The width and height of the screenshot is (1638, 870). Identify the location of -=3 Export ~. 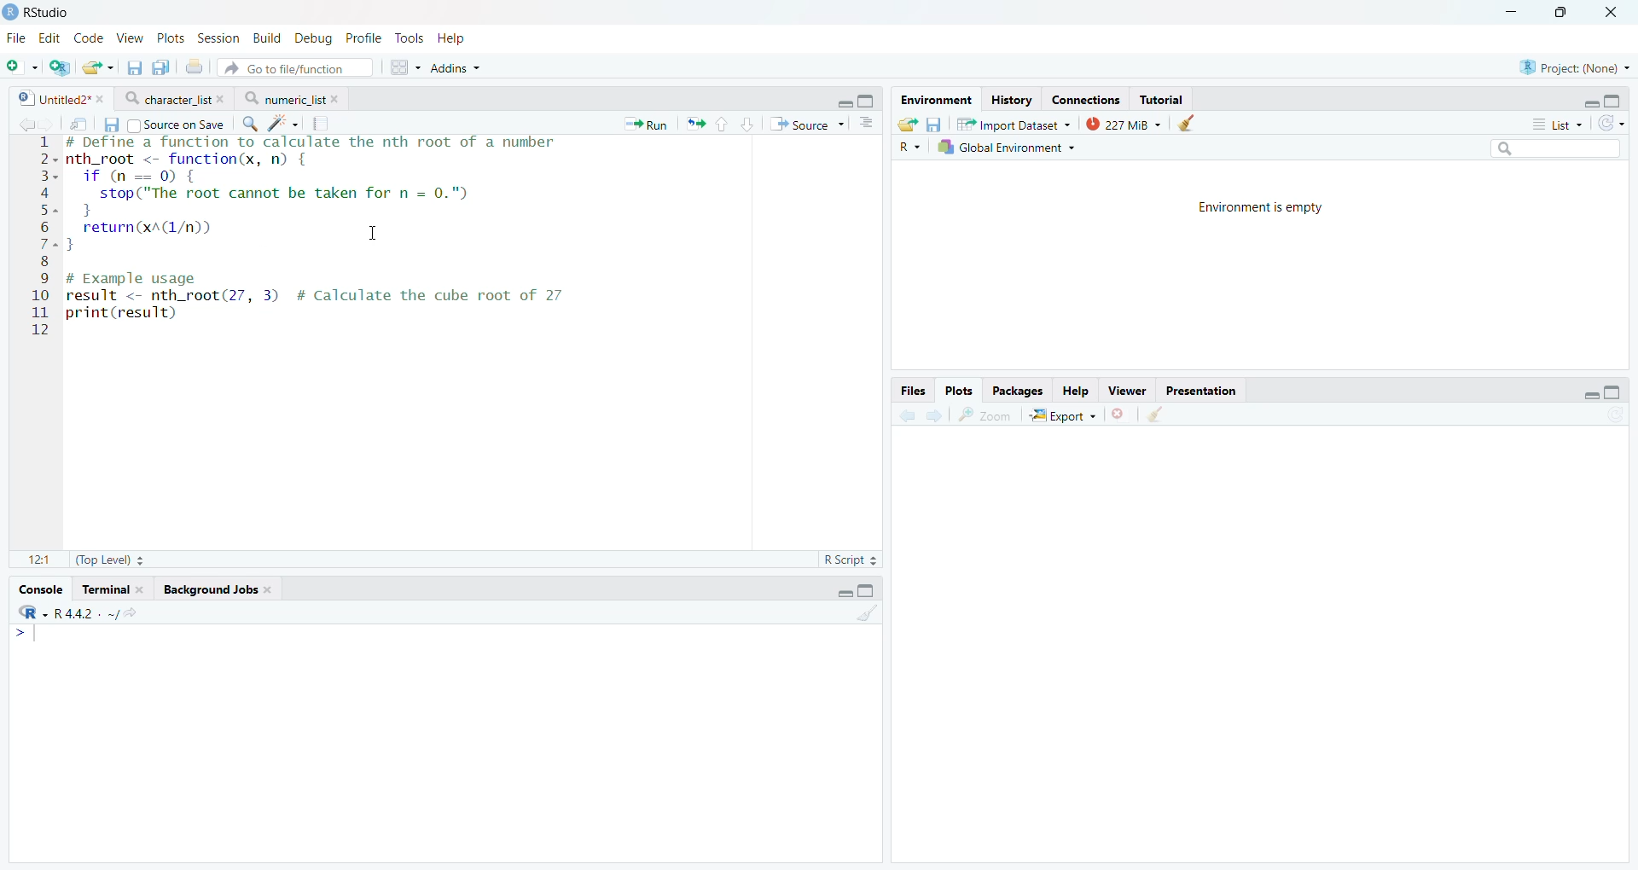
(1062, 416).